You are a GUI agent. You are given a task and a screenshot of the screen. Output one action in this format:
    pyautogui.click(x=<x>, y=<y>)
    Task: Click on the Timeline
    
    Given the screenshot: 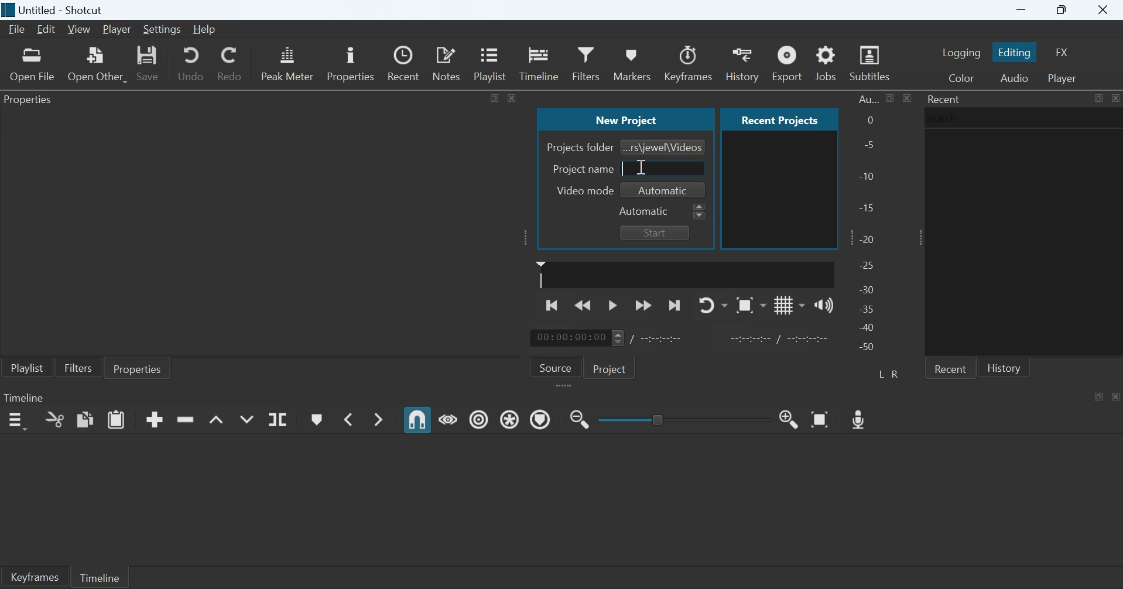 What is the action you would take?
    pyautogui.click(x=99, y=576)
    